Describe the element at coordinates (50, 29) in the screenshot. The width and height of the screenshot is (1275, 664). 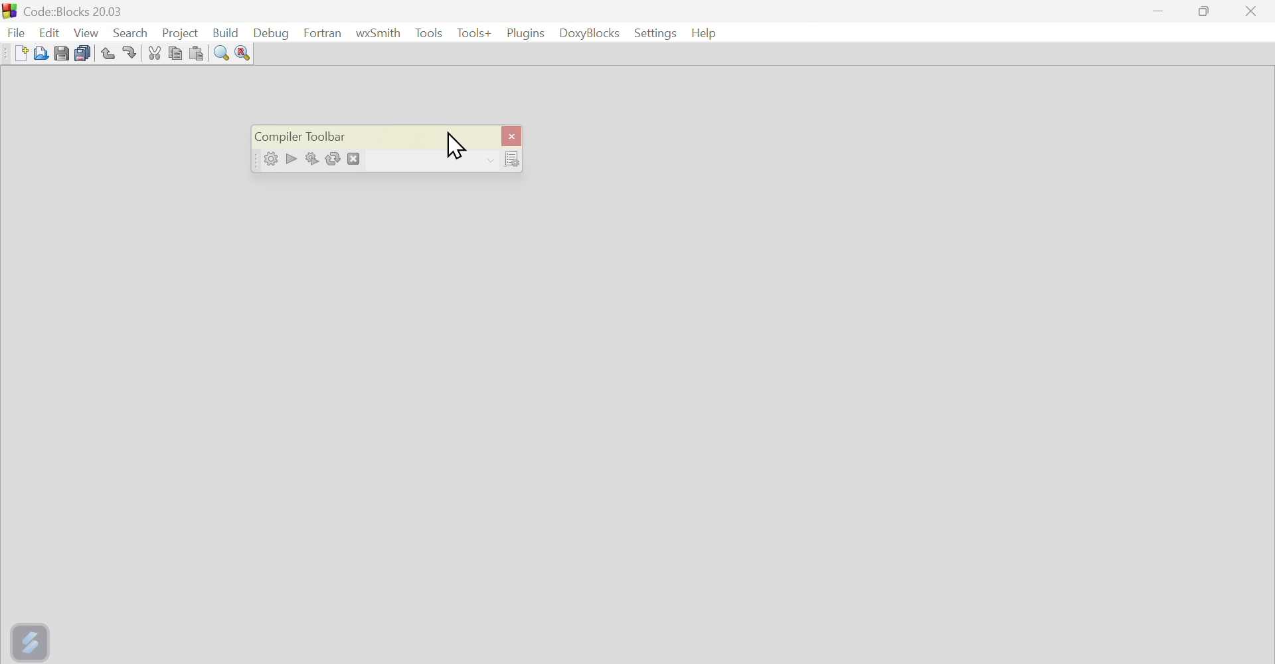
I see `edit` at that location.